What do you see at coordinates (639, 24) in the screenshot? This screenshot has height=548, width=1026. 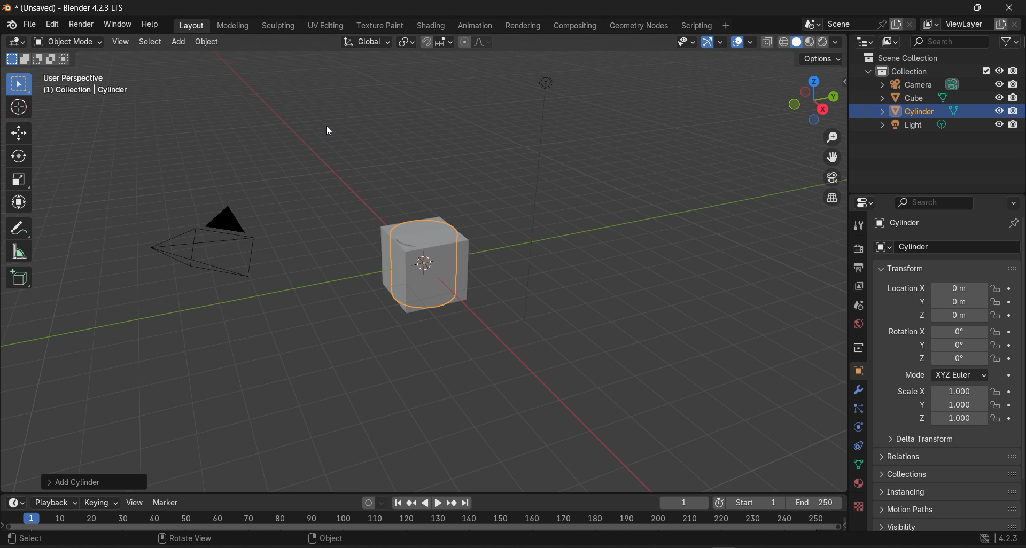 I see `geometry nodes` at bounding box center [639, 24].